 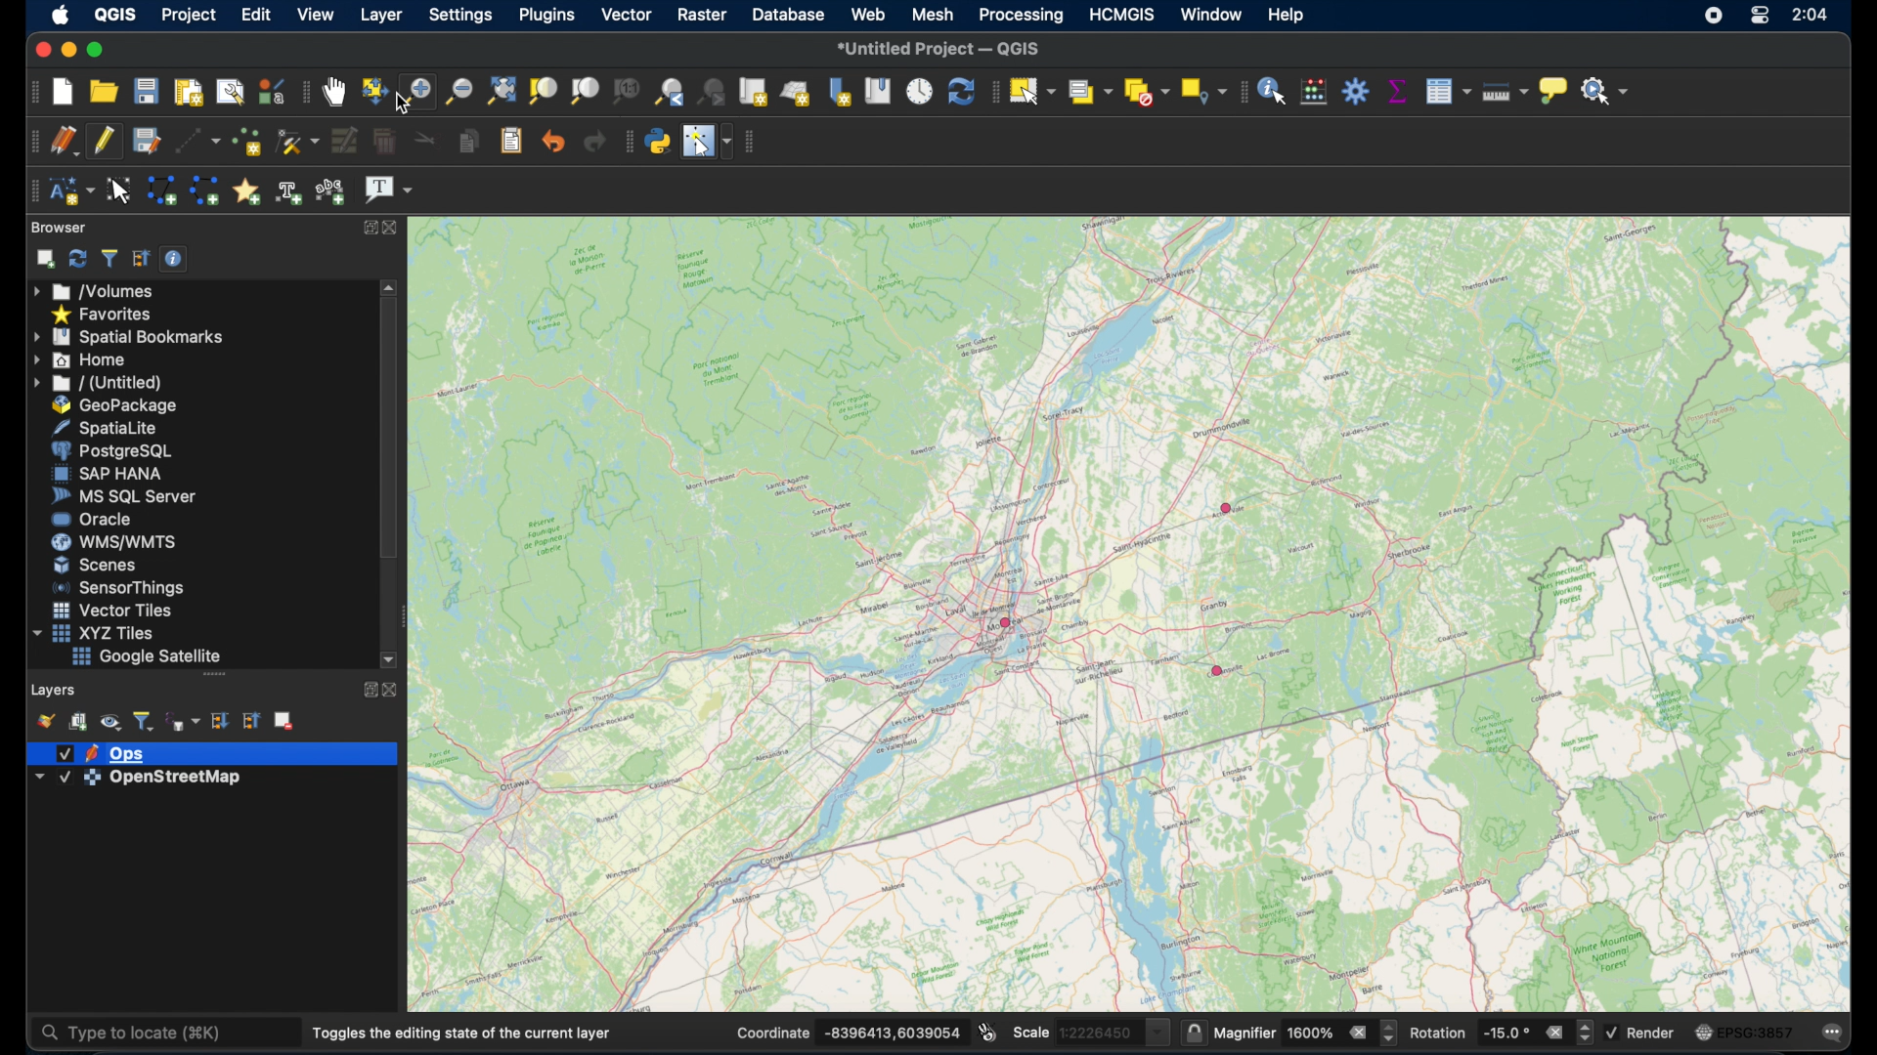 What do you see at coordinates (796, 92) in the screenshot?
I see `new 3D map view` at bounding box center [796, 92].